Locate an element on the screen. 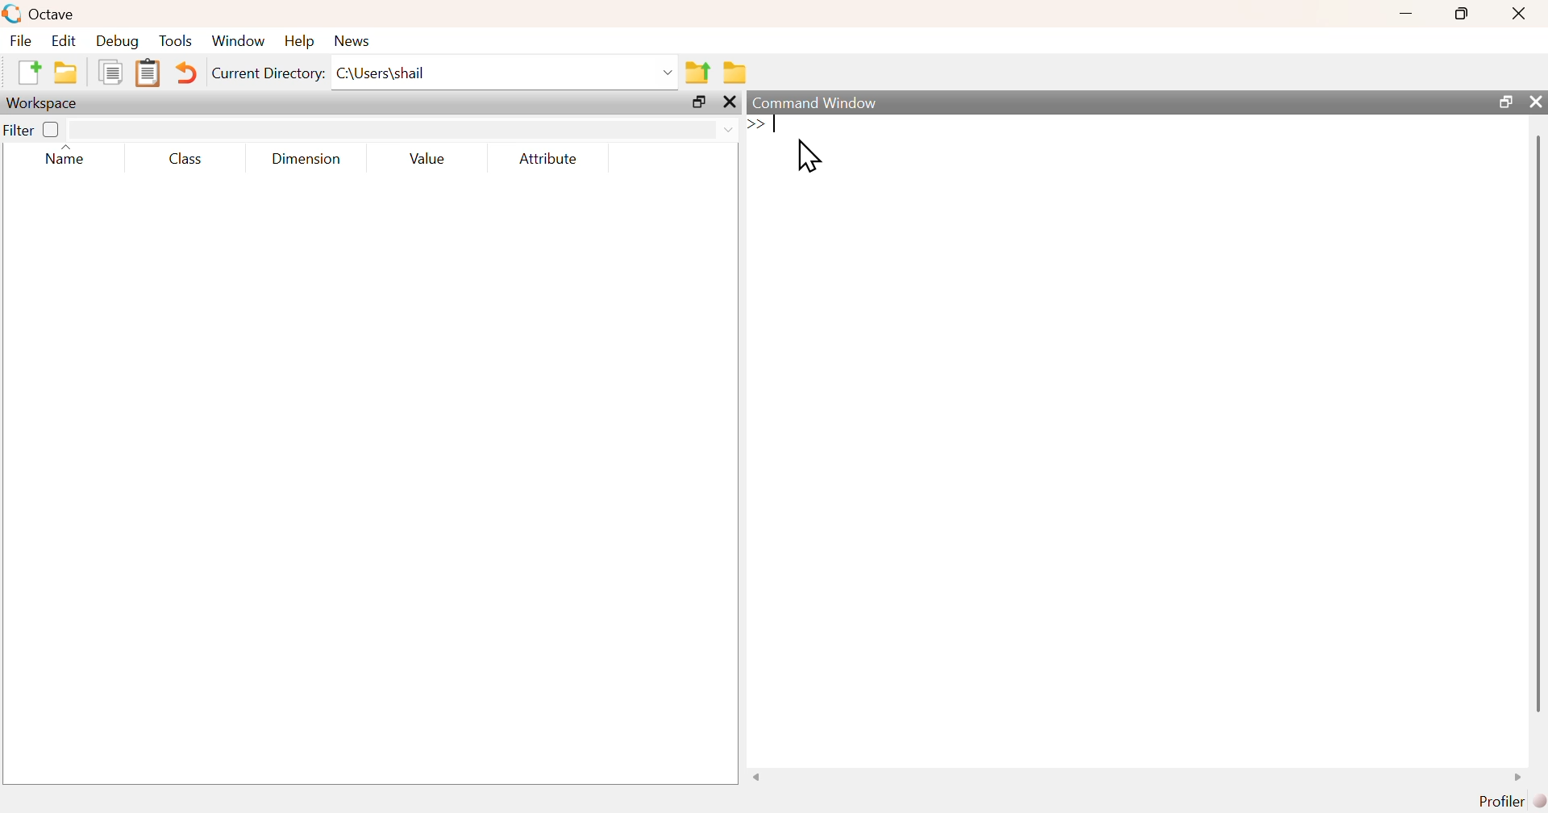 The width and height of the screenshot is (1548, 813). Name is located at coordinates (69, 156).